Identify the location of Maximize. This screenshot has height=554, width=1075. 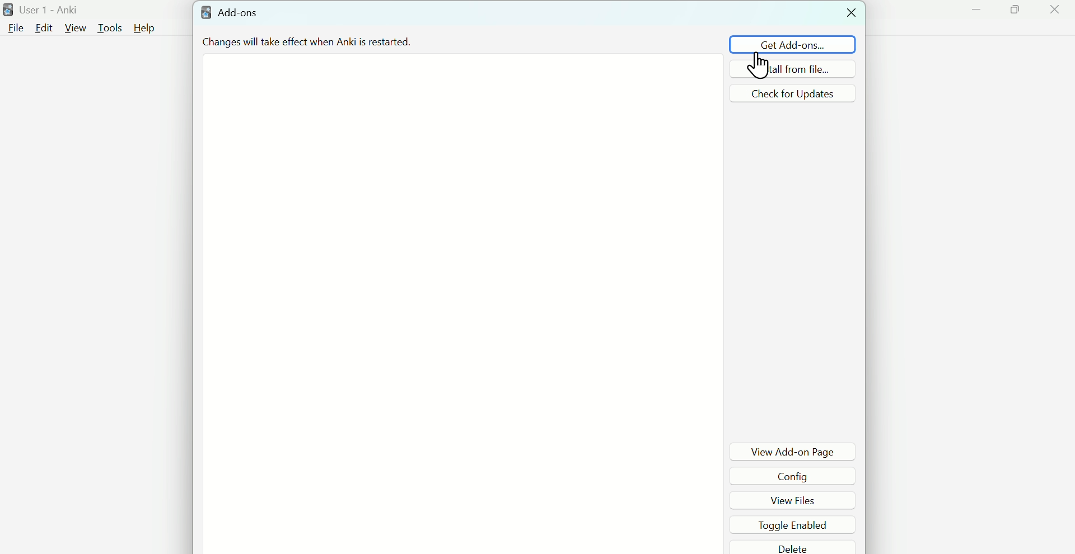
(1017, 12).